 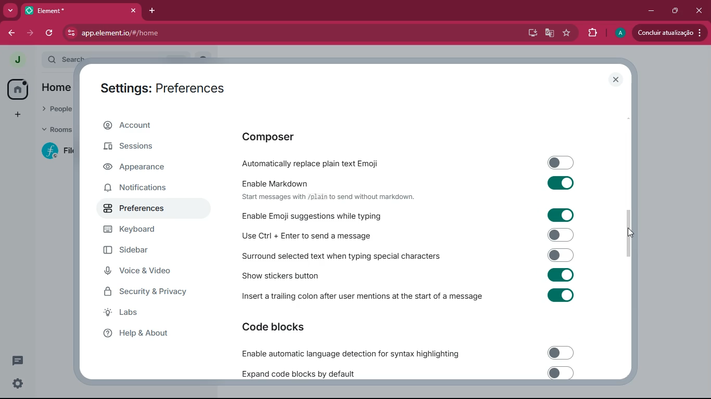 What do you see at coordinates (81, 11) in the screenshot?
I see `element` at bounding box center [81, 11].